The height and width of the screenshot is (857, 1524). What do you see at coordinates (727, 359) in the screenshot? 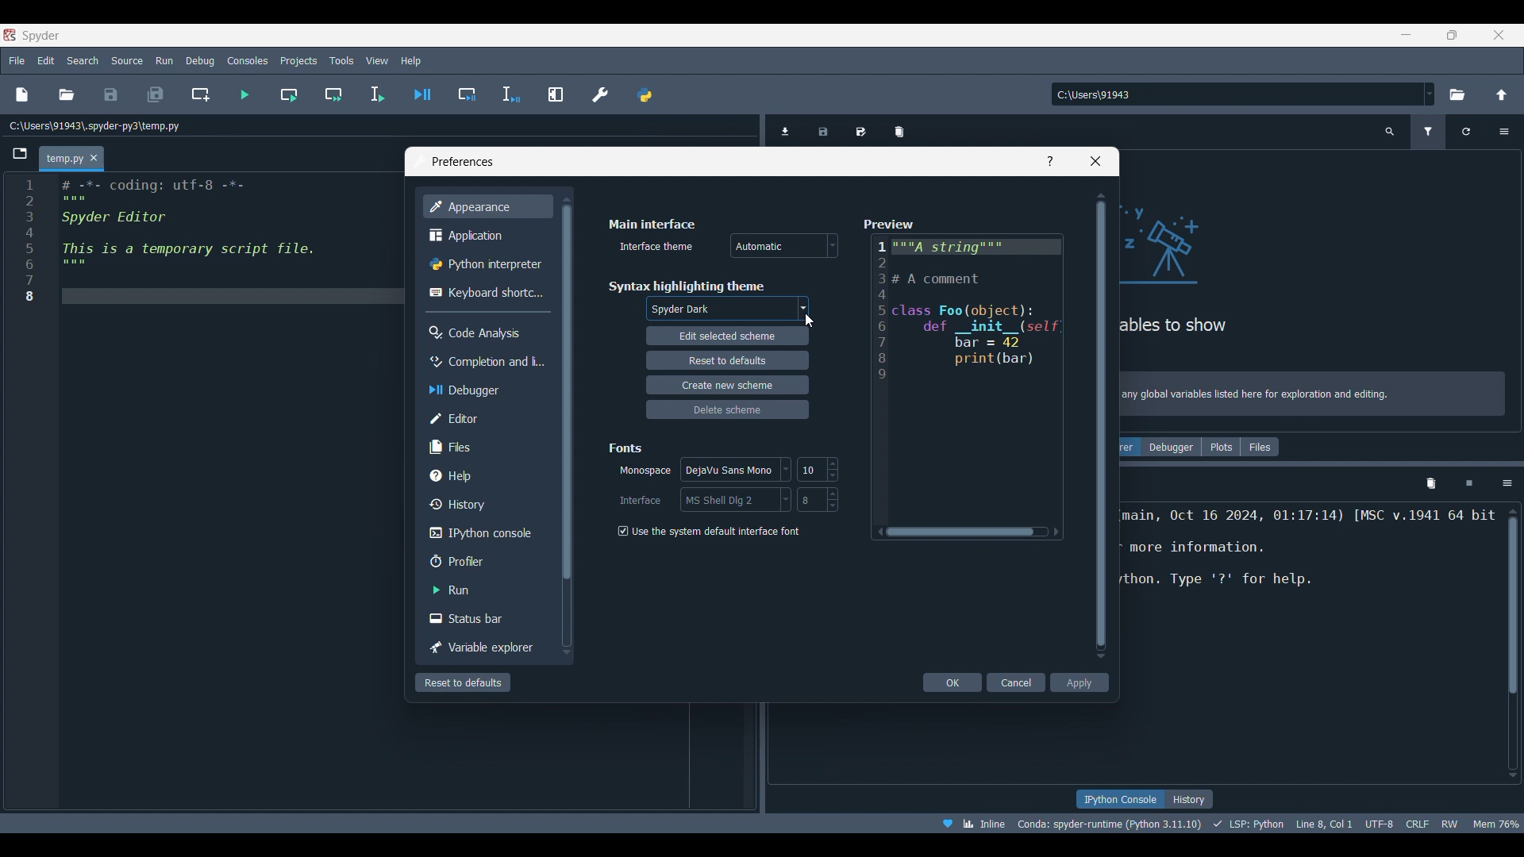
I see `reset to defaults` at bounding box center [727, 359].